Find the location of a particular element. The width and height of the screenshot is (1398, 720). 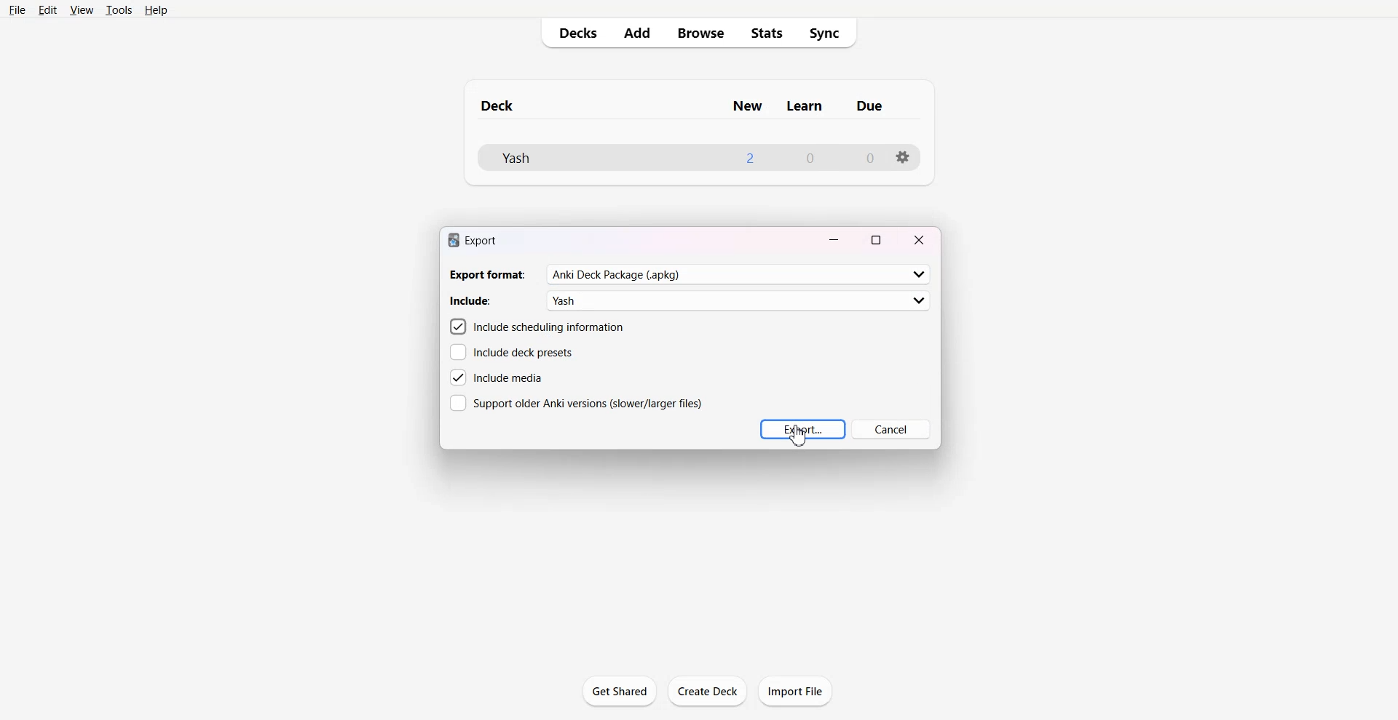

Decks is located at coordinates (575, 33).